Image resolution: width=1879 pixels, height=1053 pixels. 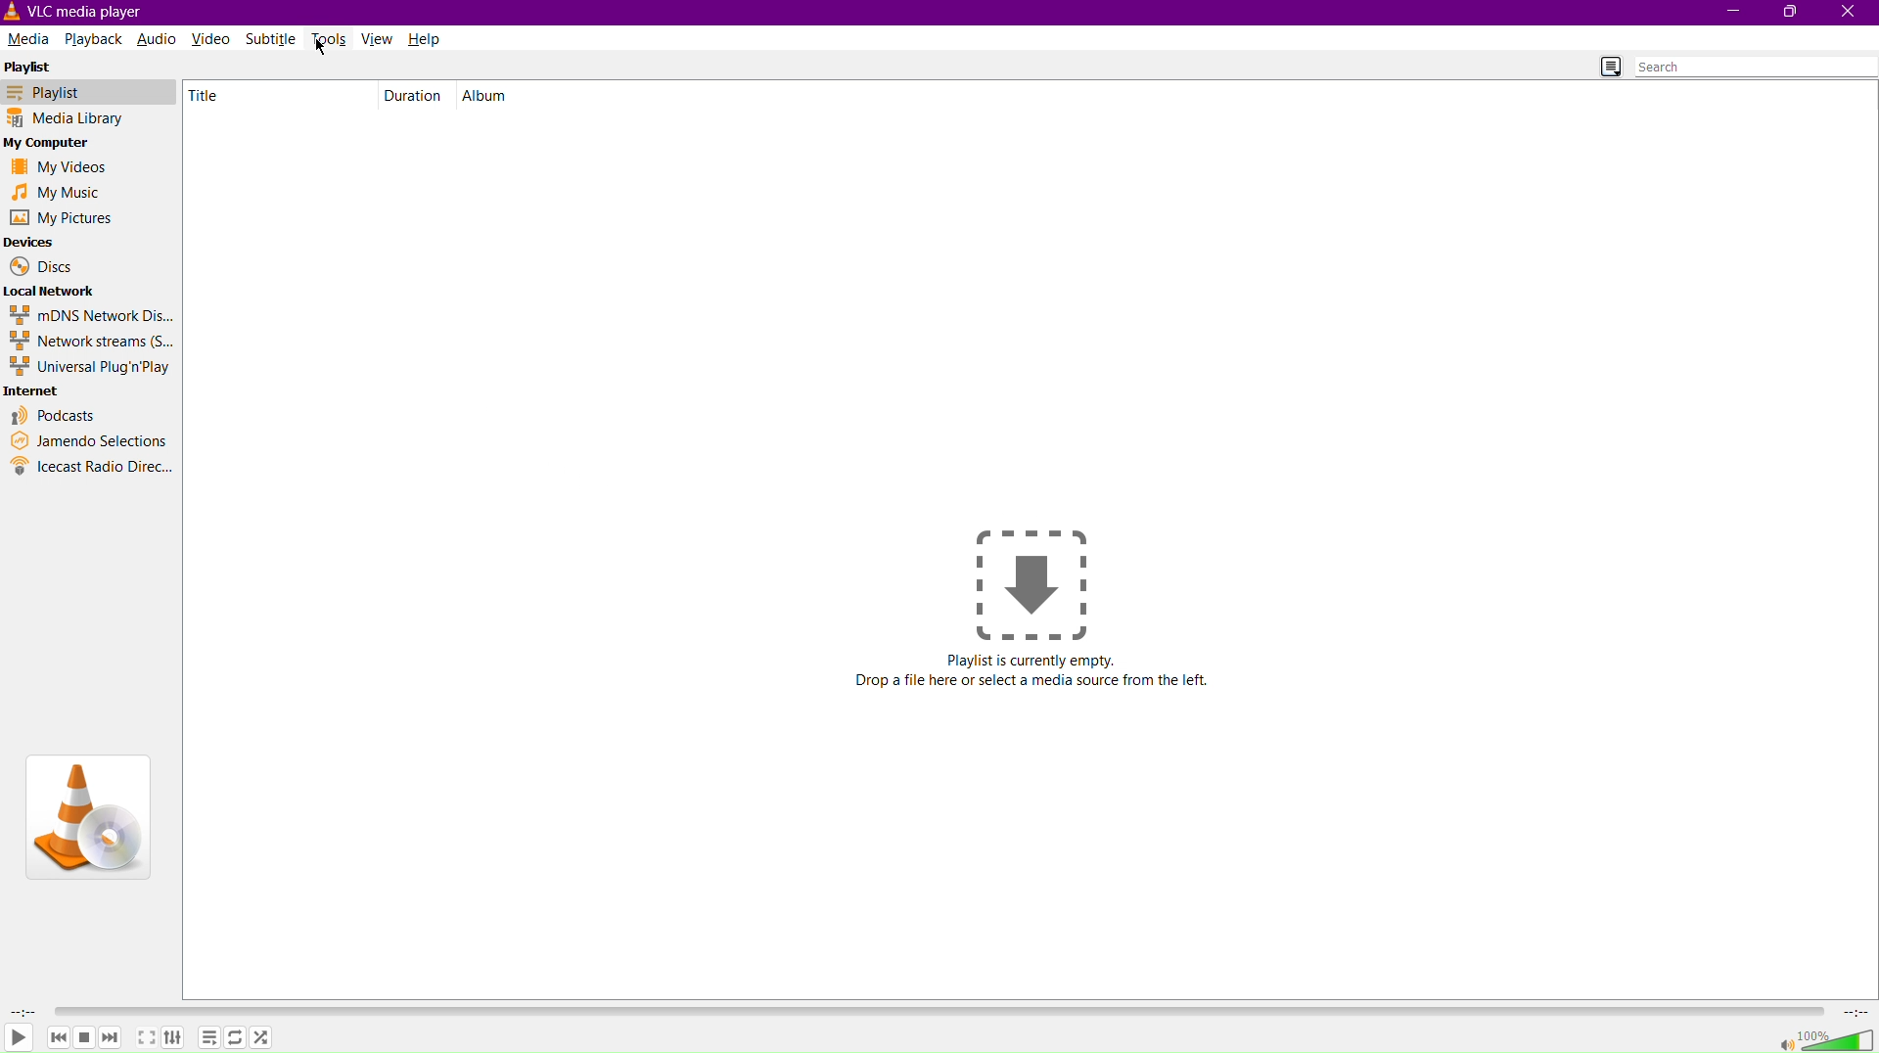 I want to click on Help, so click(x=427, y=37).